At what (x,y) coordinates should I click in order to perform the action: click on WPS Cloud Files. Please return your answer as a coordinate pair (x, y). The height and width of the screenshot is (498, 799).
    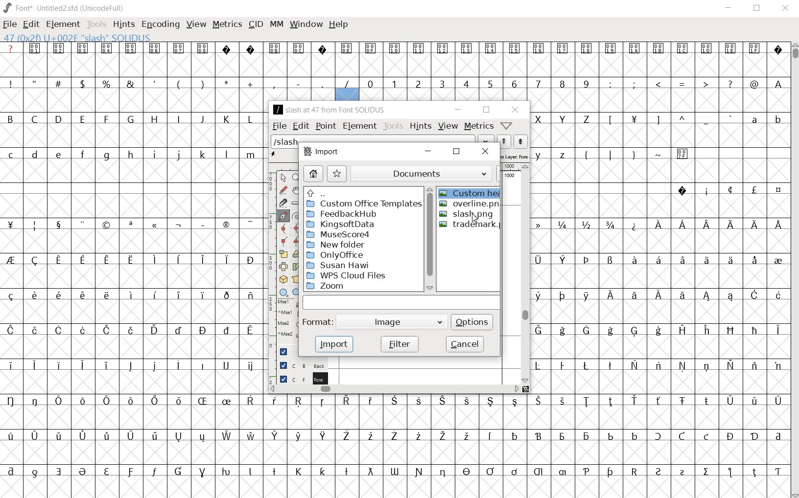
    Looking at the image, I should click on (346, 276).